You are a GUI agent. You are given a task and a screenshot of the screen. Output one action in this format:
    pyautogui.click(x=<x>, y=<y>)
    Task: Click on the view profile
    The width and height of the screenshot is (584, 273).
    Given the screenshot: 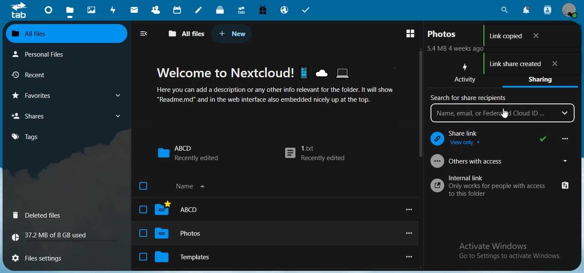 What is the action you would take?
    pyautogui.click(x=572, y=10)
    